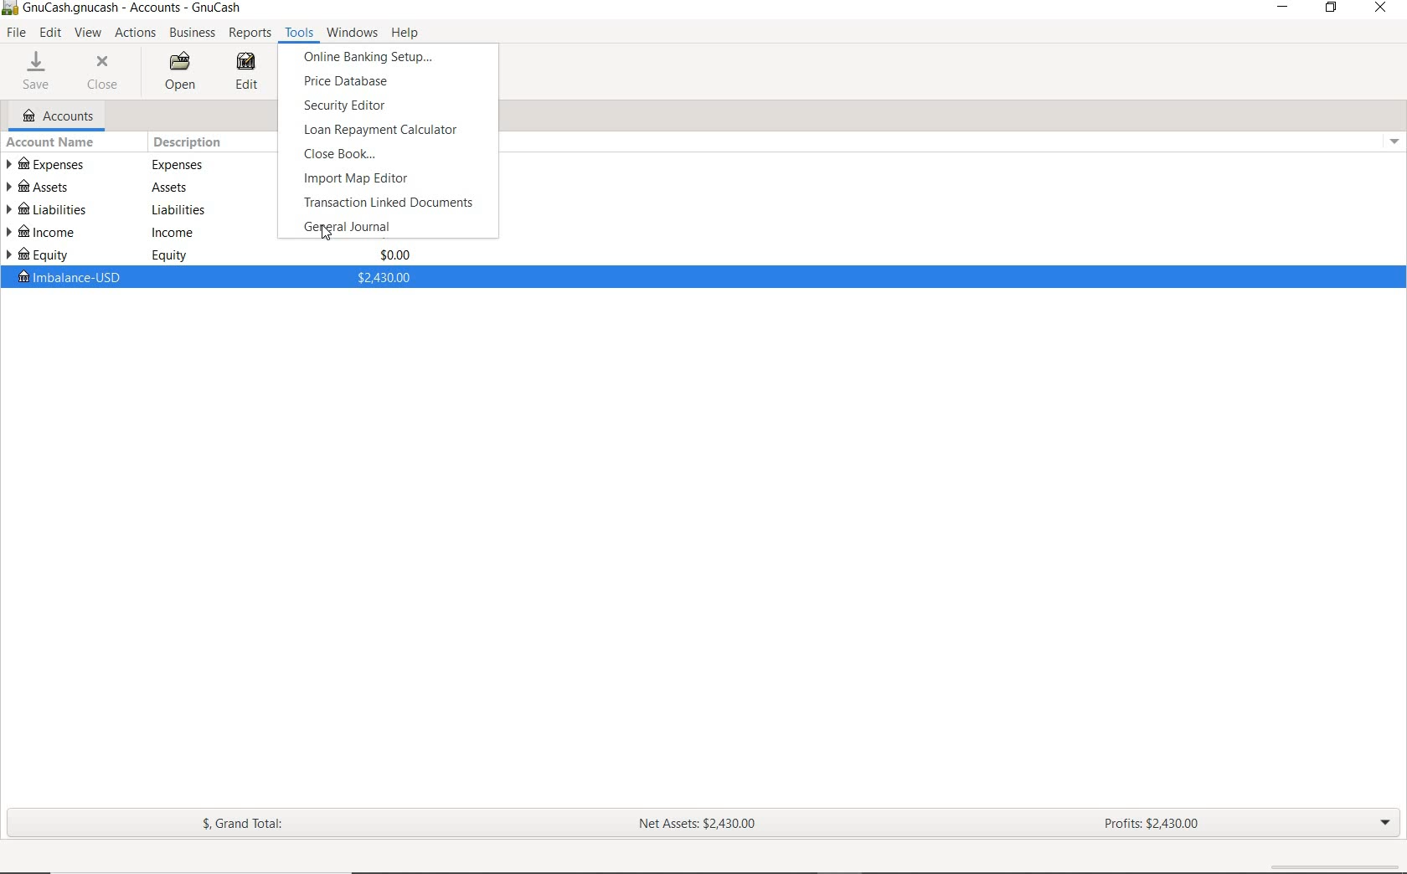  What do you see at coordinates (59, 116) in the screenshot?
I see `ACCOUNTS` at bounding box center [59, 116].